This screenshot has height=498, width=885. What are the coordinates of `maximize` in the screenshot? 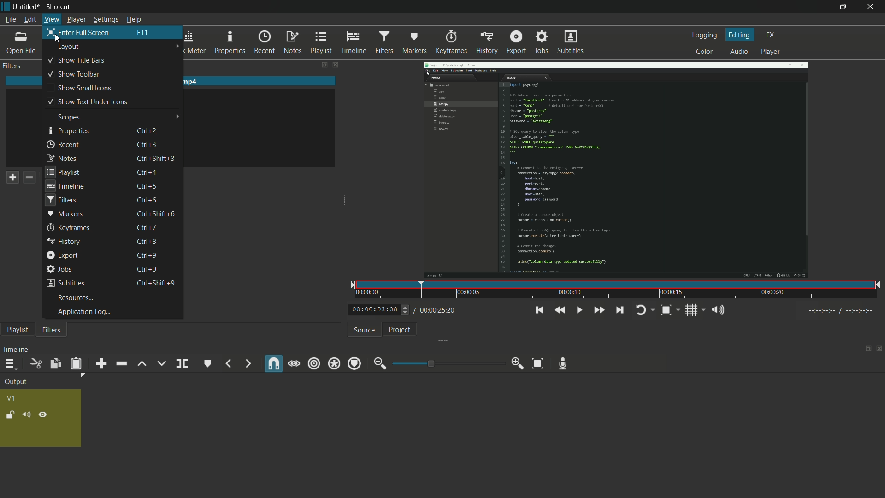 It's located at (844, 7).